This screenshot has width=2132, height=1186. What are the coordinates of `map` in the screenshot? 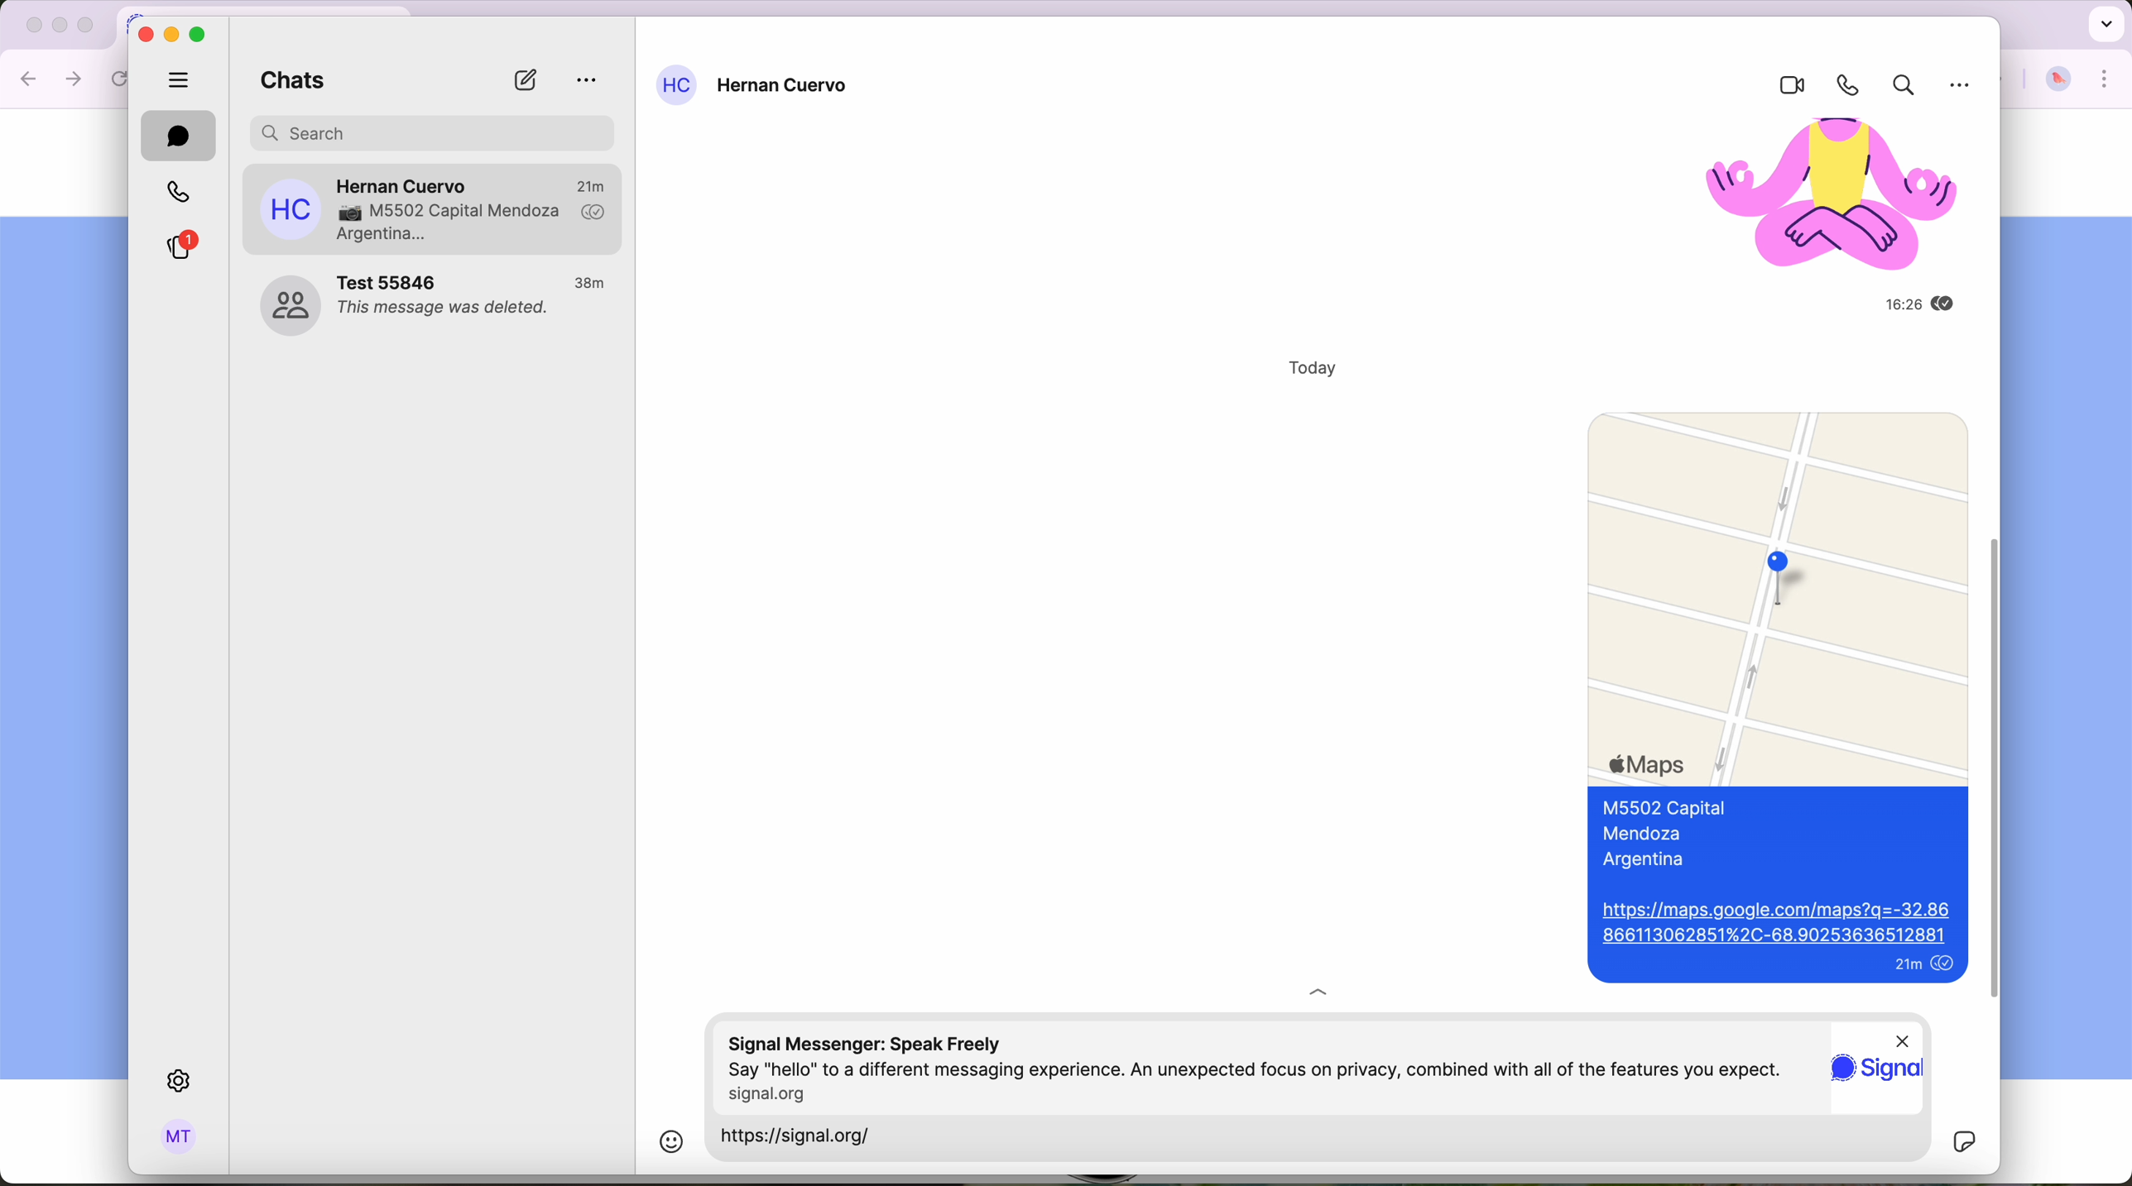 It's located at (1774, 593).